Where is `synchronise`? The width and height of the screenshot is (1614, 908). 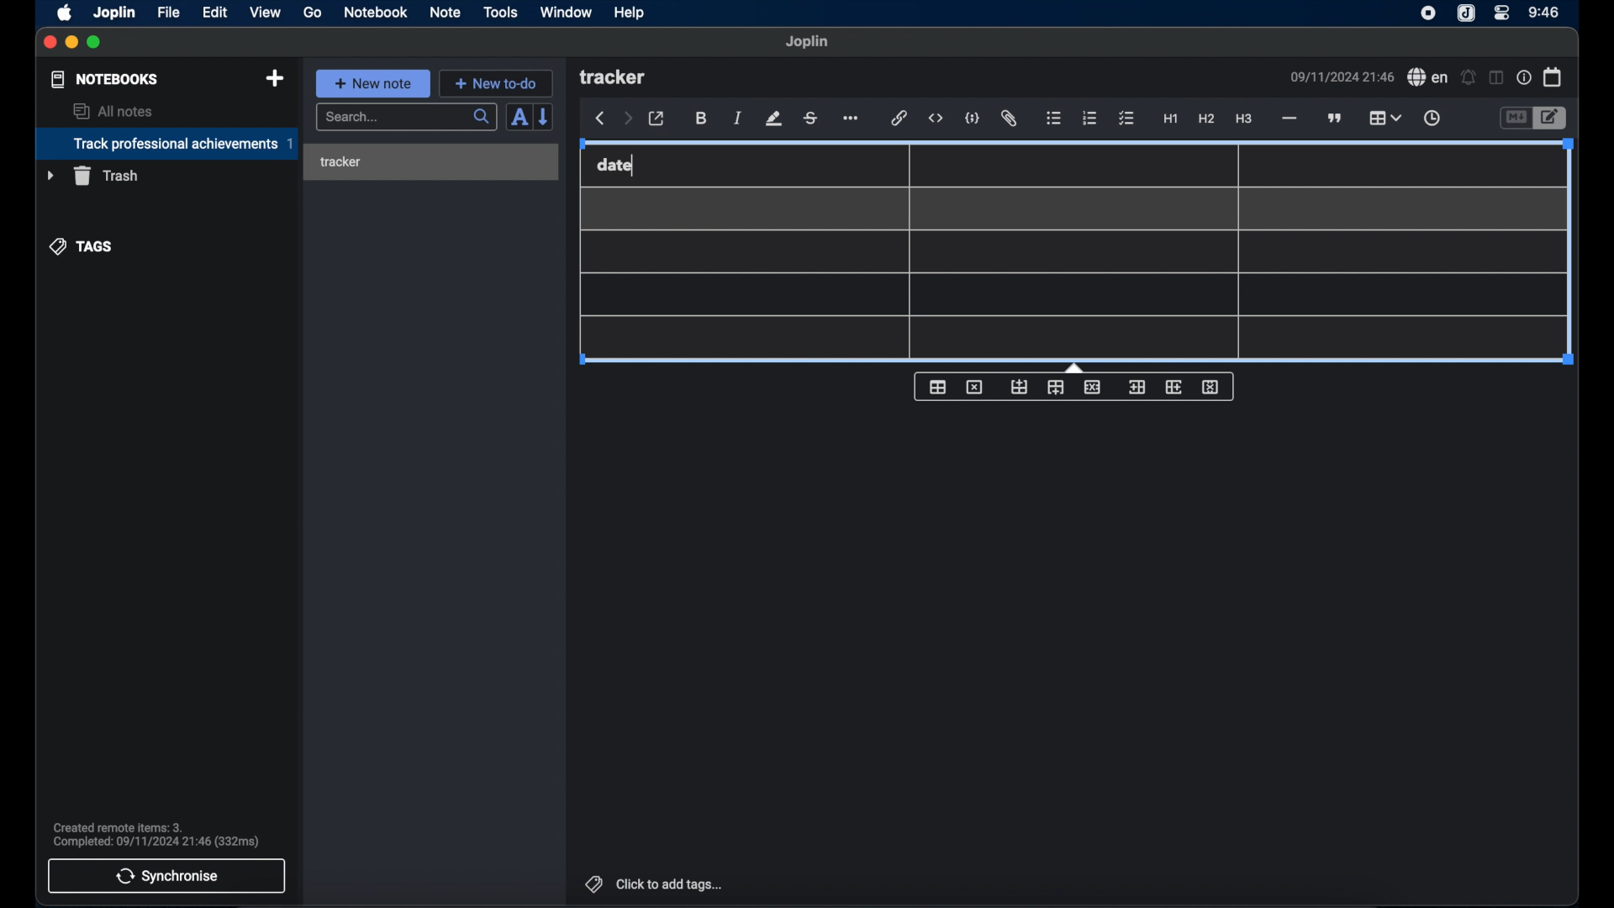 synchronise is located at coordinates (167, 876).